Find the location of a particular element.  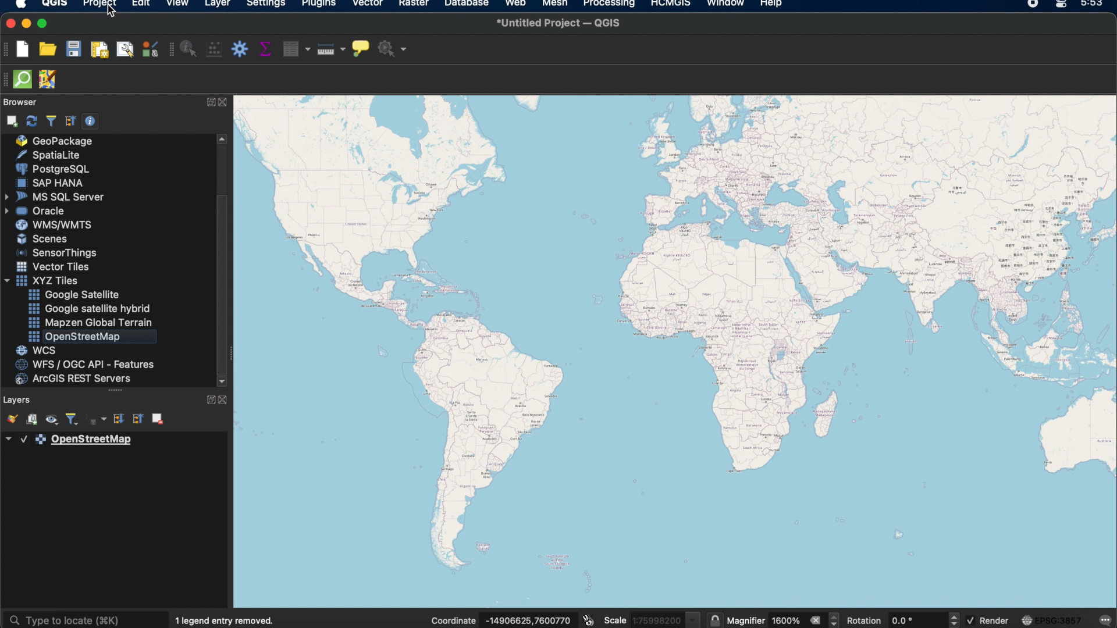

measure line is located at coordinates (331, 49).